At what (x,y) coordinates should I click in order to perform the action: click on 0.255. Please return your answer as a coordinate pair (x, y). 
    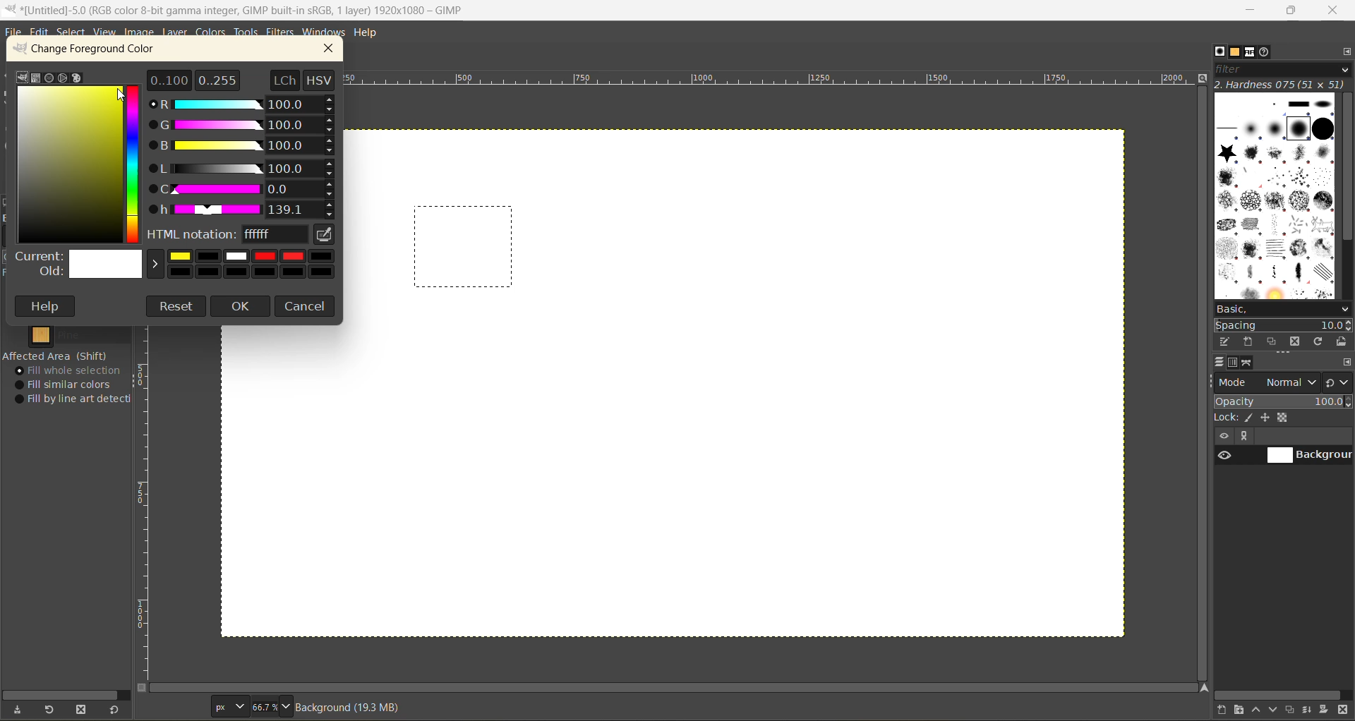
    Looking at the image, I should click on (217, 78).